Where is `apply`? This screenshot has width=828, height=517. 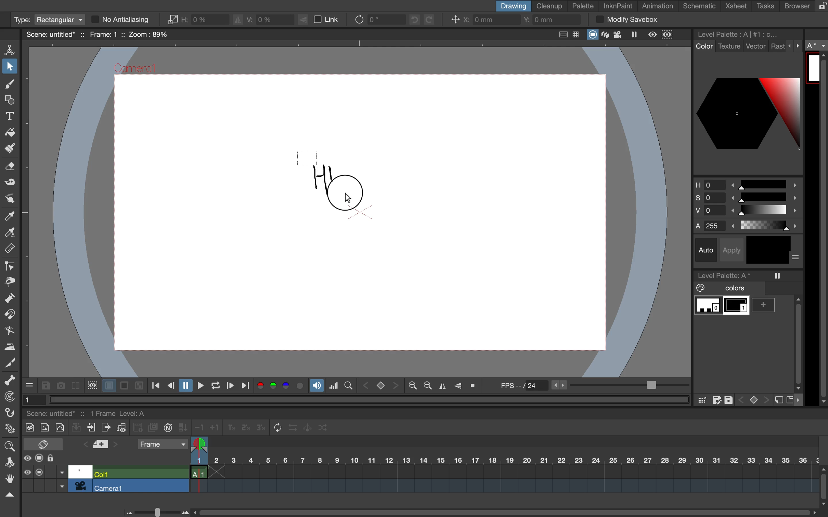 apply is located at coordinates (734, 249).